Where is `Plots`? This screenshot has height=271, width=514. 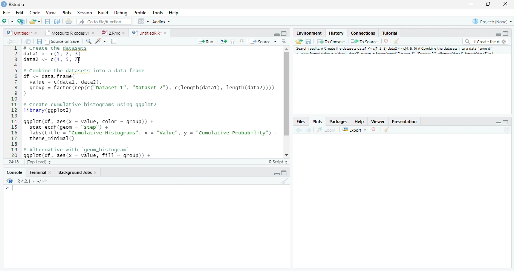 Plots is located at coordinates (66, 13).